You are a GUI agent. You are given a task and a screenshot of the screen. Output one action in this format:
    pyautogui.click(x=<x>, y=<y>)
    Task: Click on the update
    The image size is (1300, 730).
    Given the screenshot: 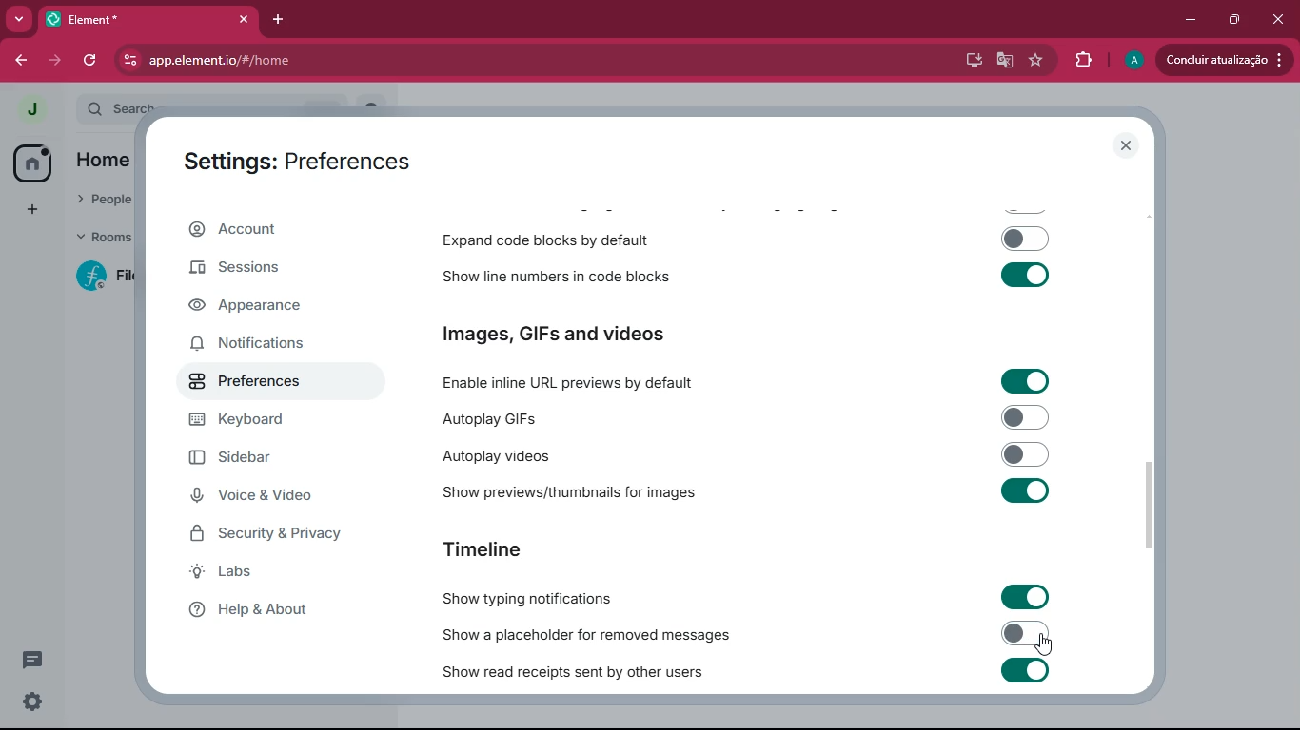 What is the action you would take?
    pyautogui.click(x=1224, y=58)
    